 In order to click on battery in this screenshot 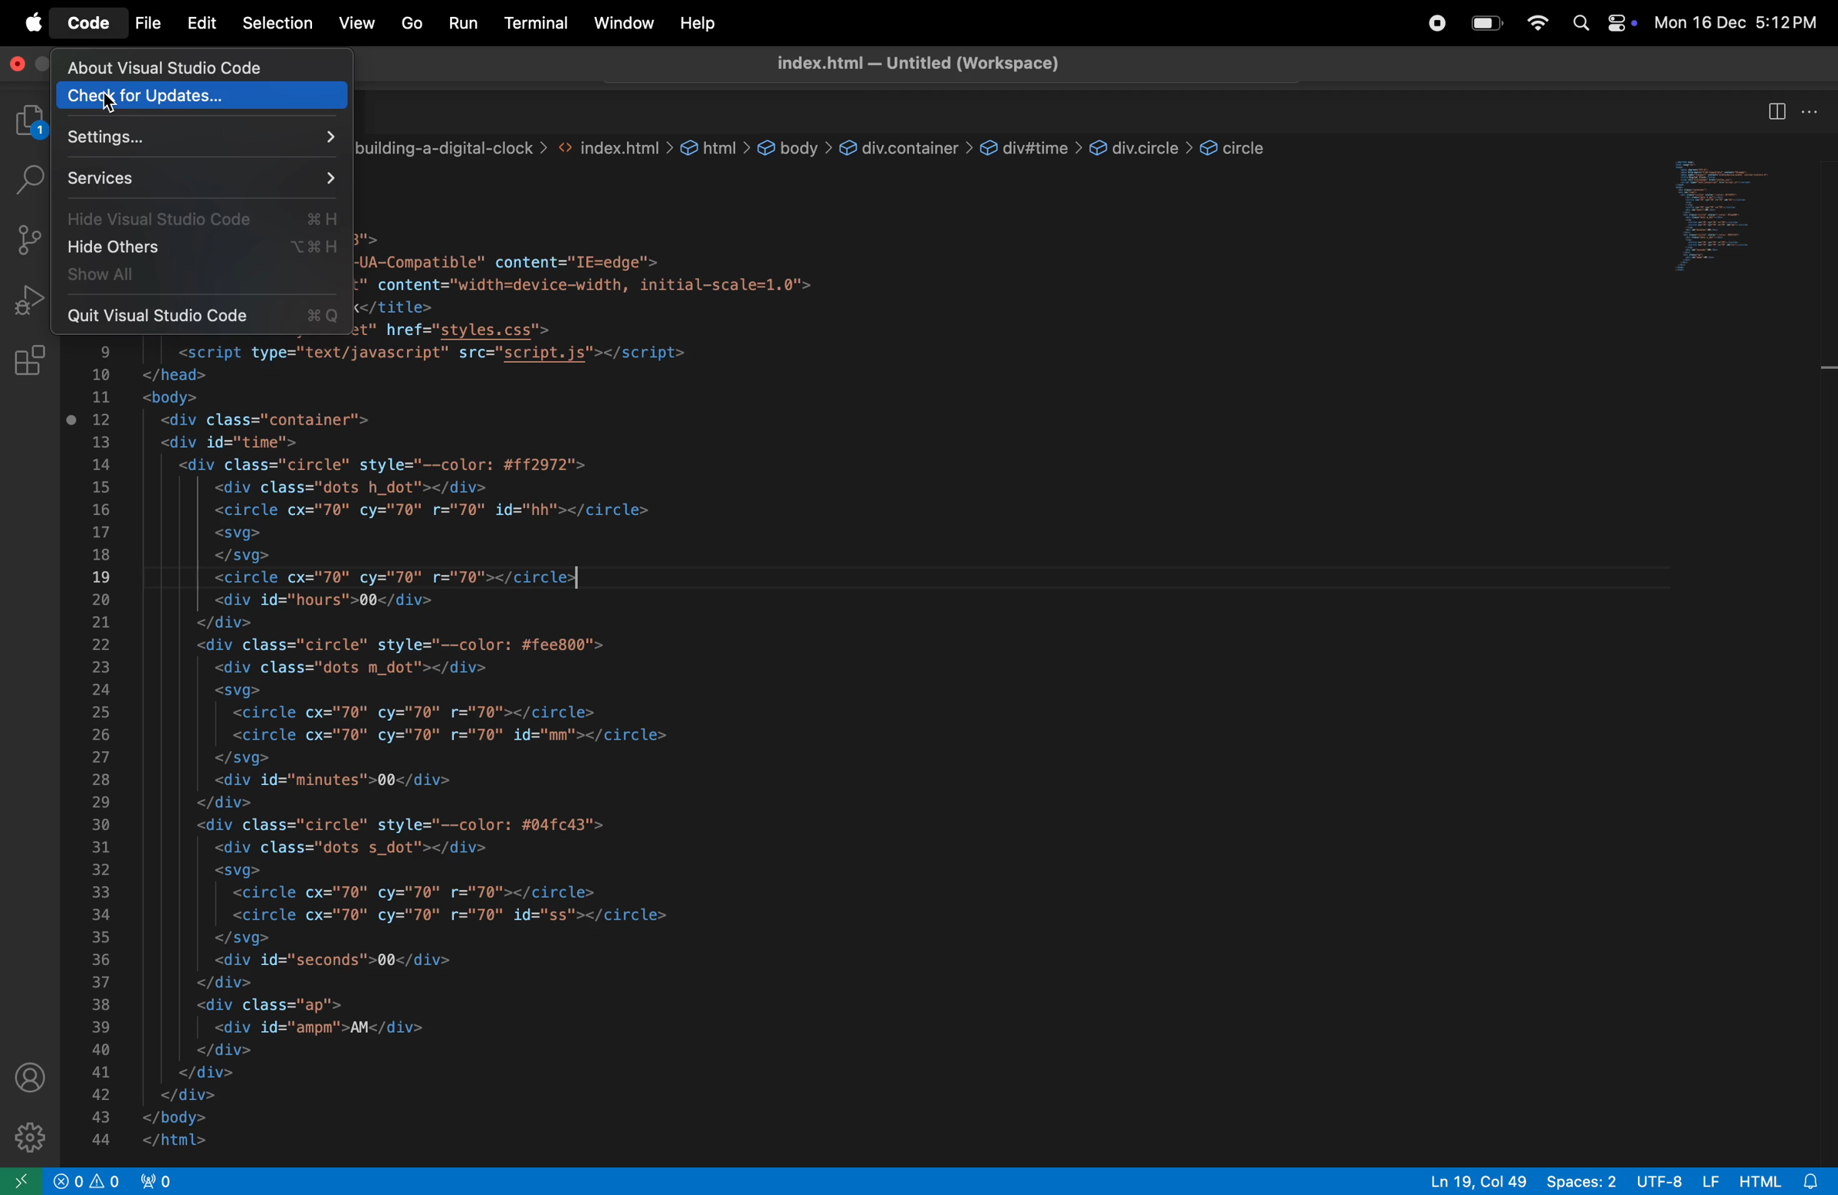, I will do `click(1482, 21)`.